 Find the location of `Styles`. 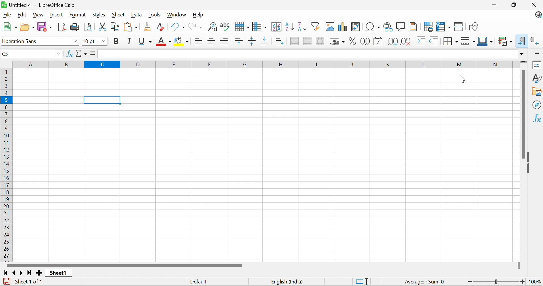

Styles is located at coordinates (537, 78).